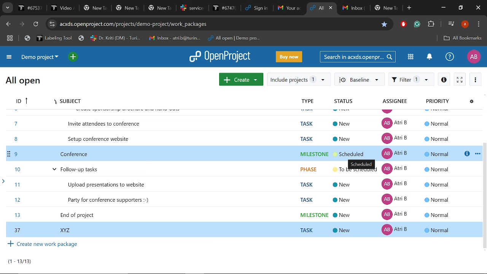  I want to click on Pages, so click(24, 261).